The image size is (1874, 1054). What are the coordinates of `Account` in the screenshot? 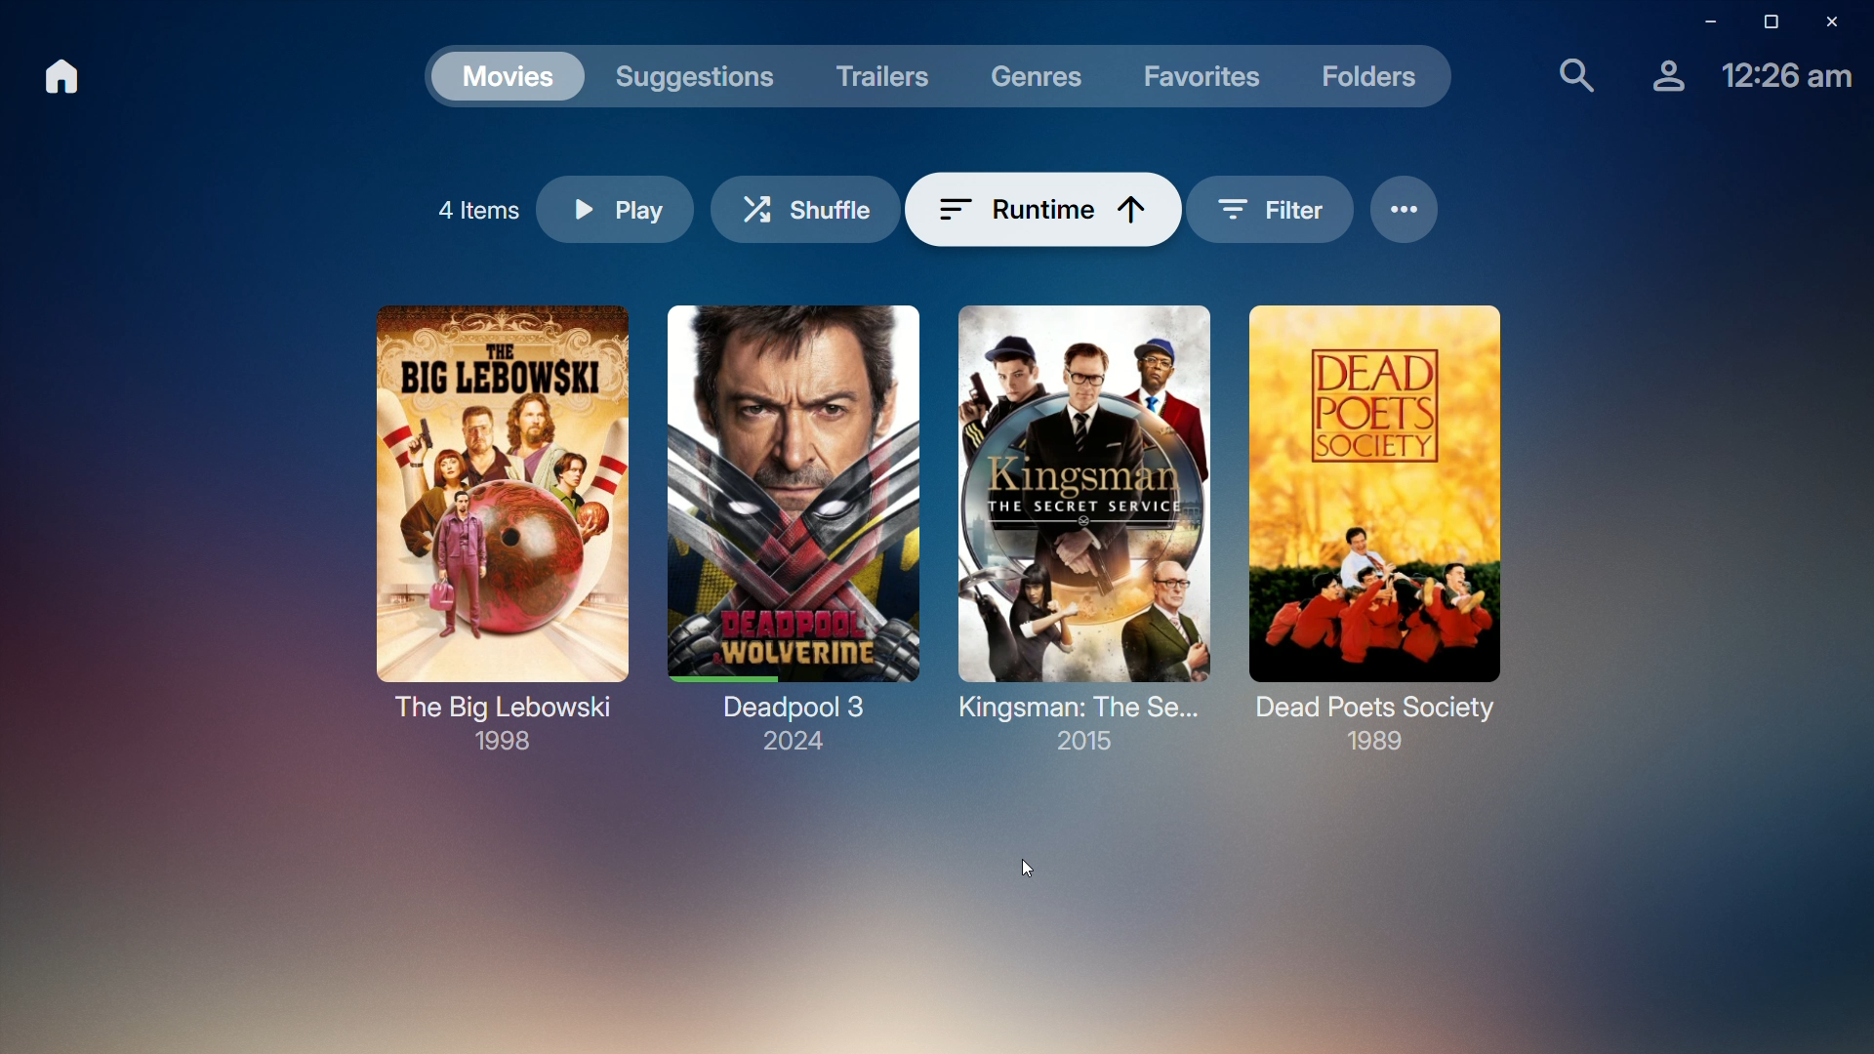 It's located at (1658, 83).